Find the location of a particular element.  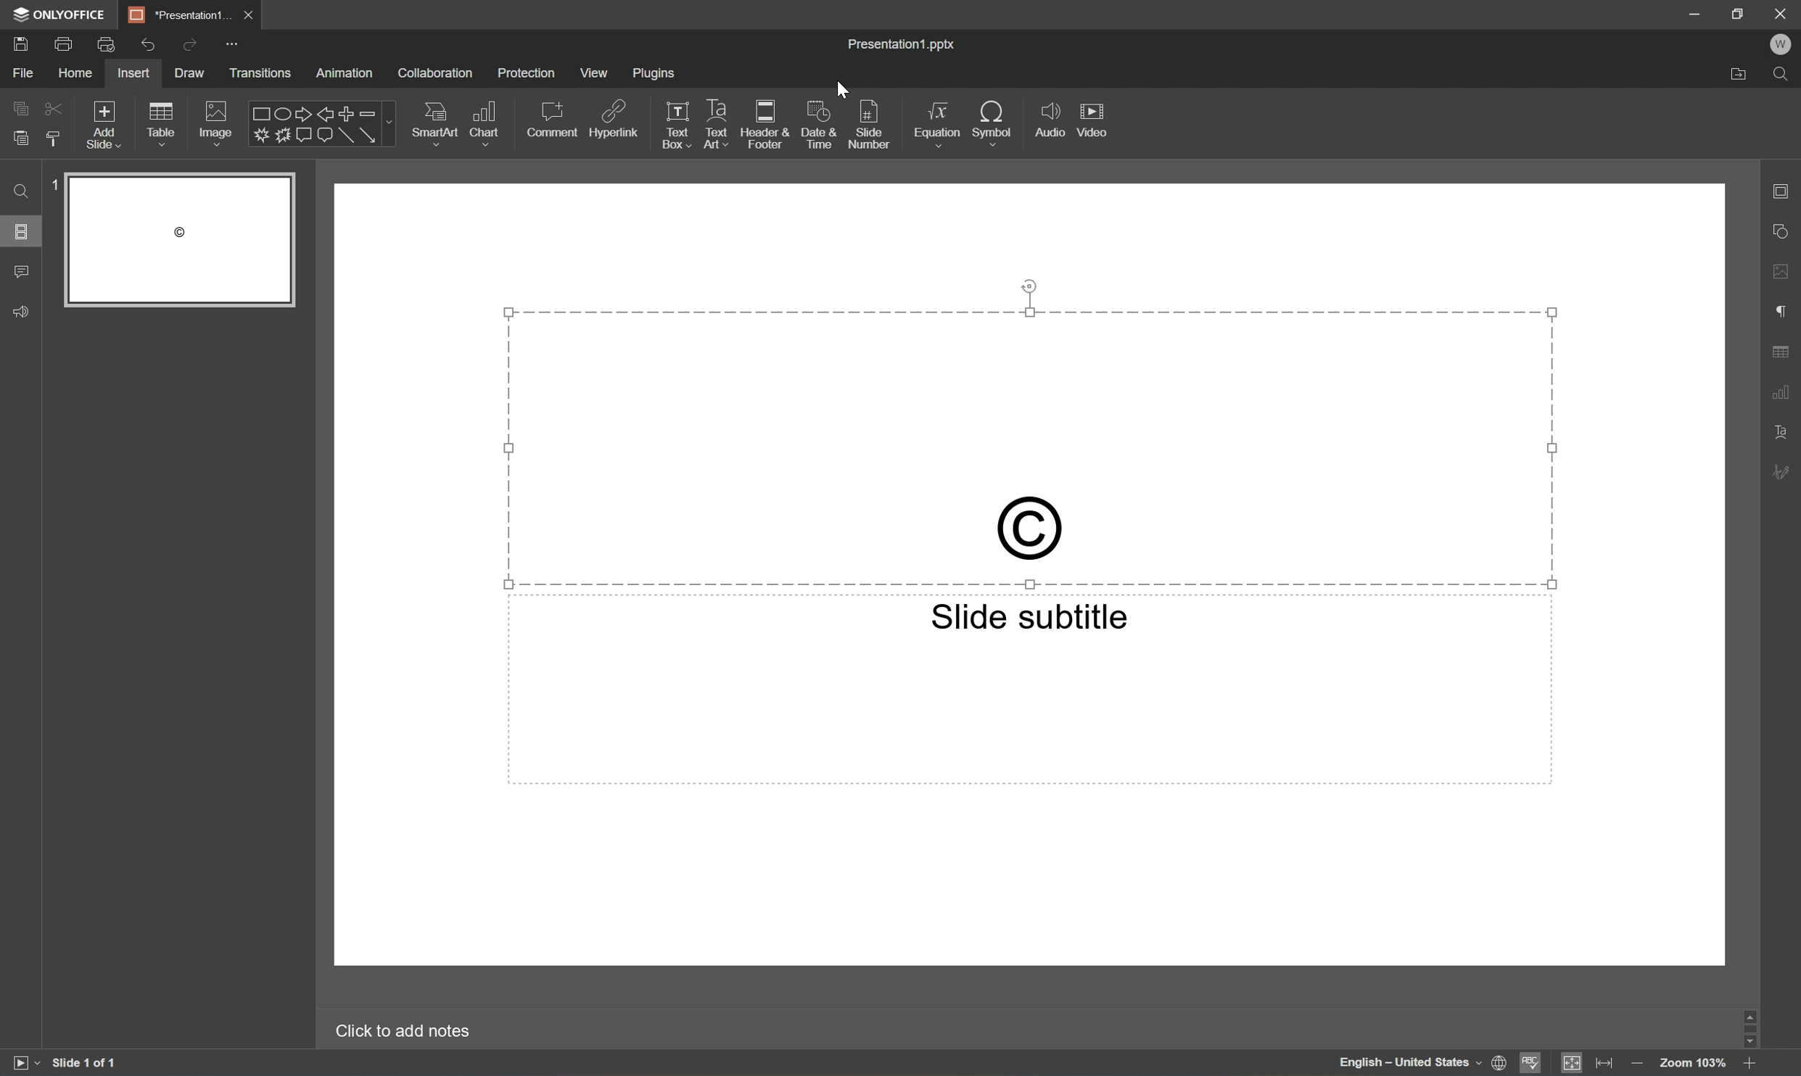

Close is located at coordinates (1781, 12).